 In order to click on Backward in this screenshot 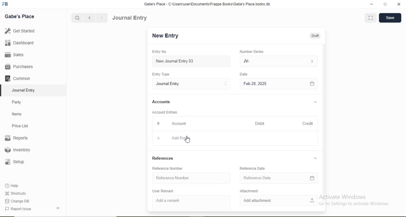, I will do `click(89, 18)`.